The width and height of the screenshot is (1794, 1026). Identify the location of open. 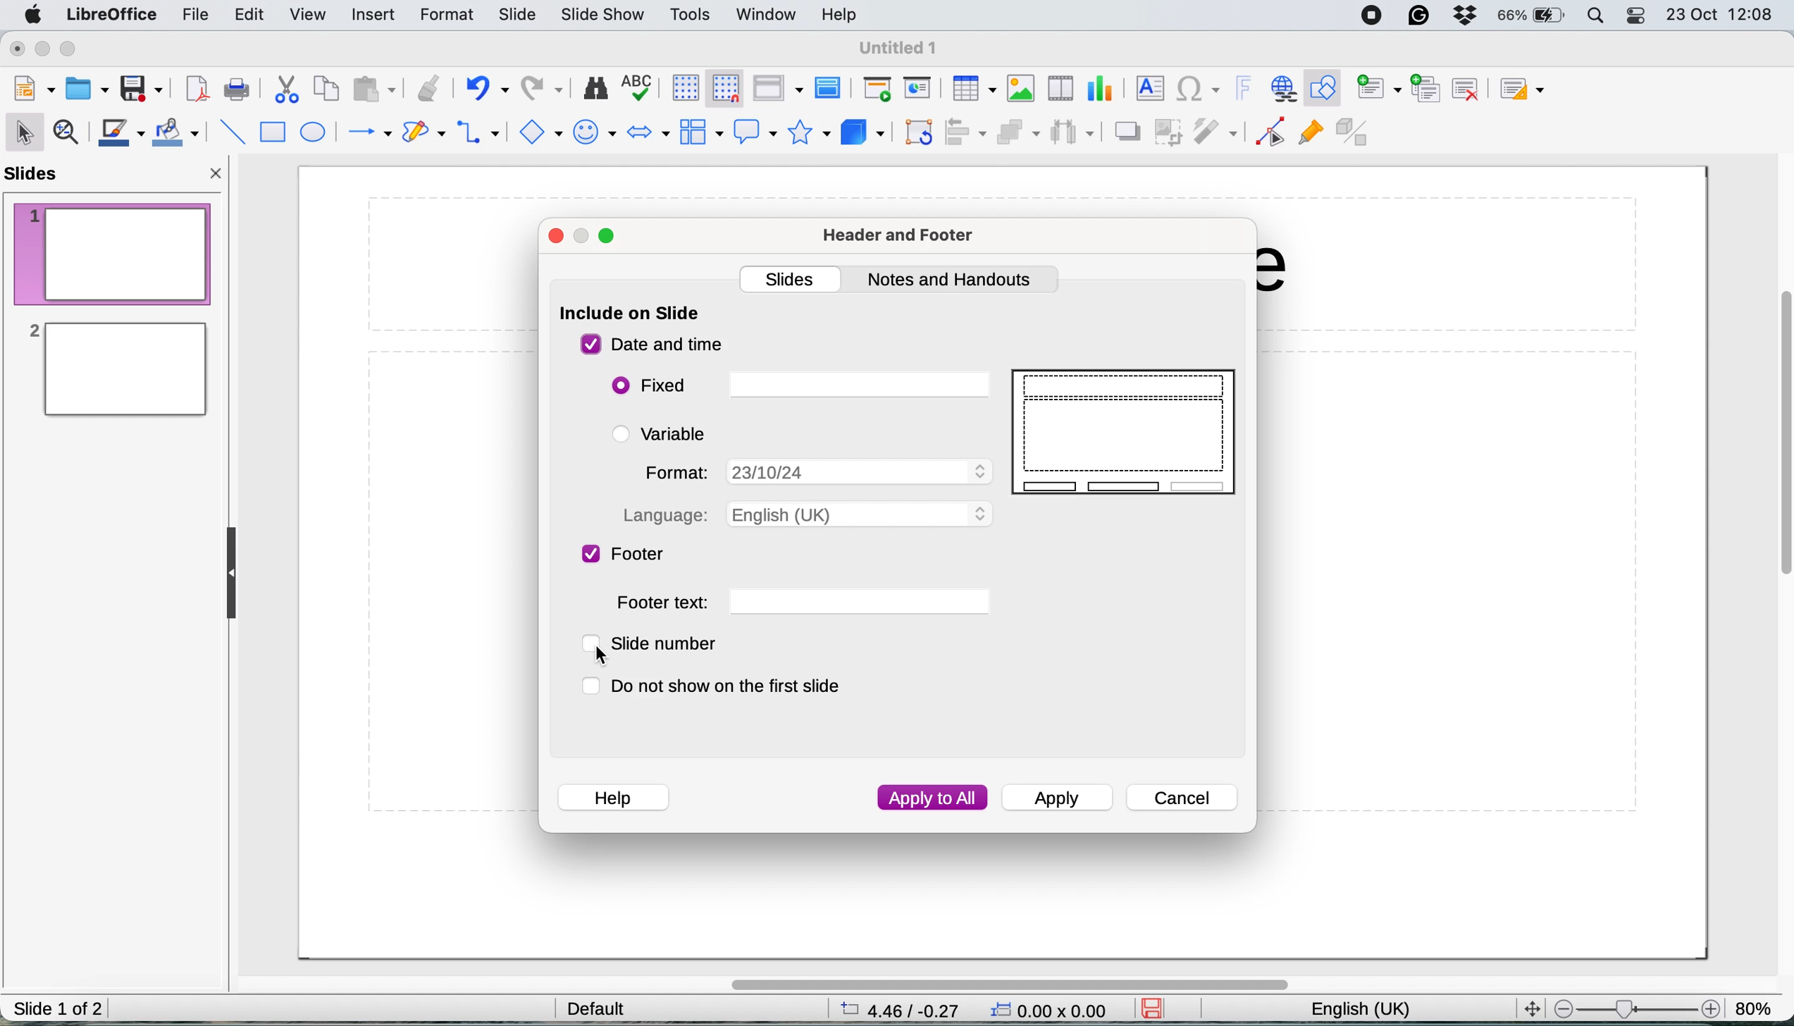
(88, 87).